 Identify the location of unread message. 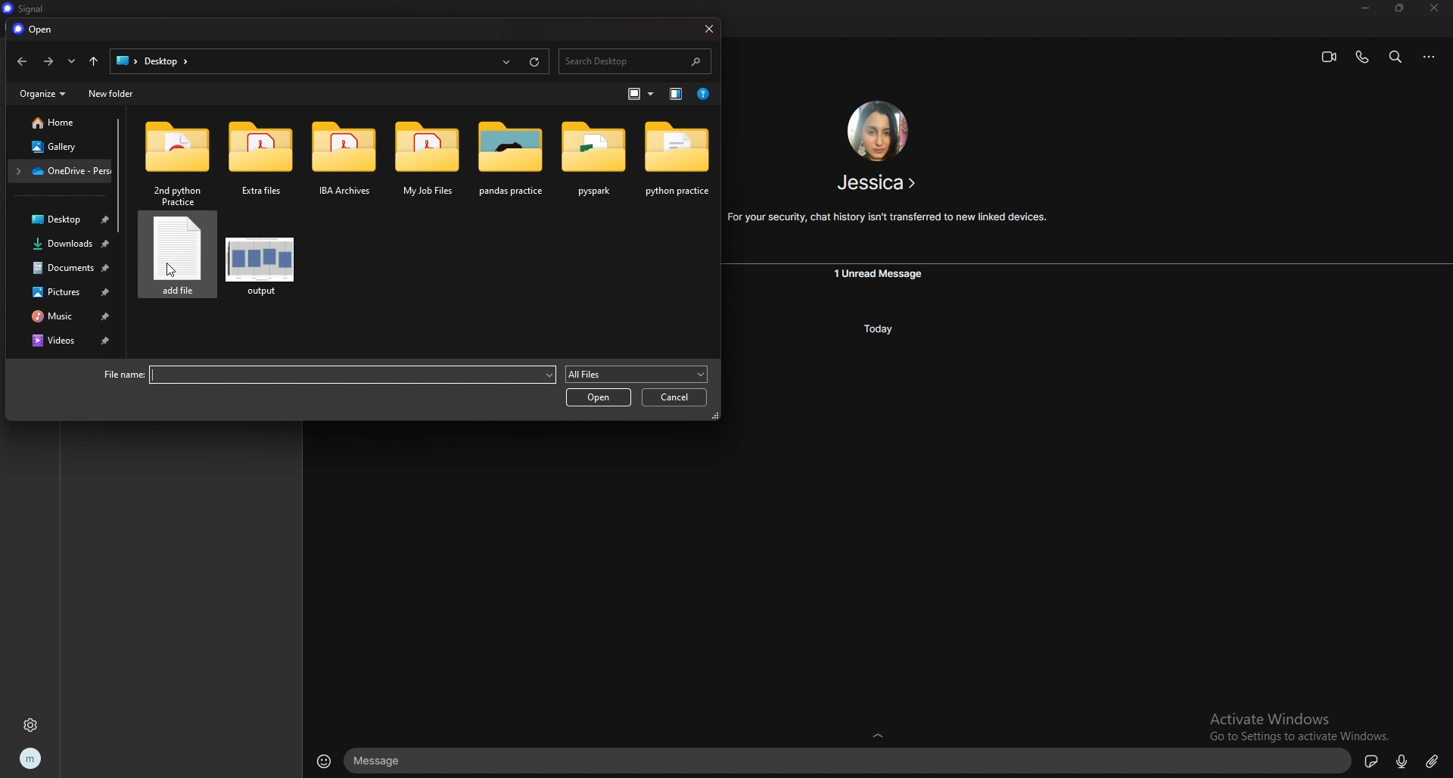
(880, 274).